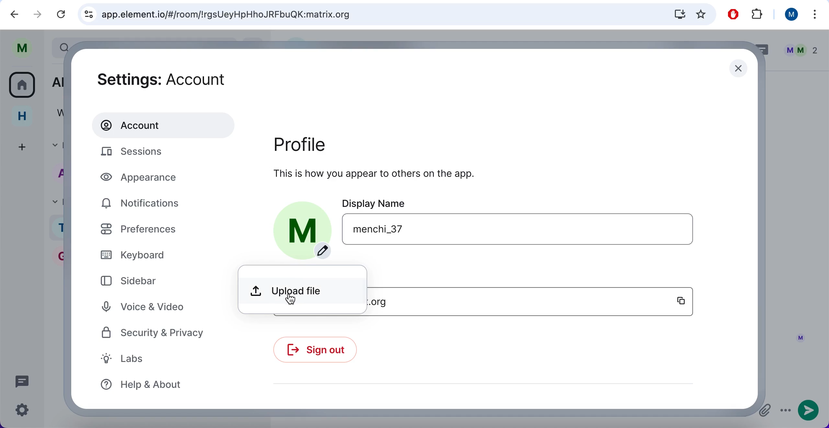  Describe the element at coordinates (60, 15) in the screenshot. I see `reload current page` at that location.